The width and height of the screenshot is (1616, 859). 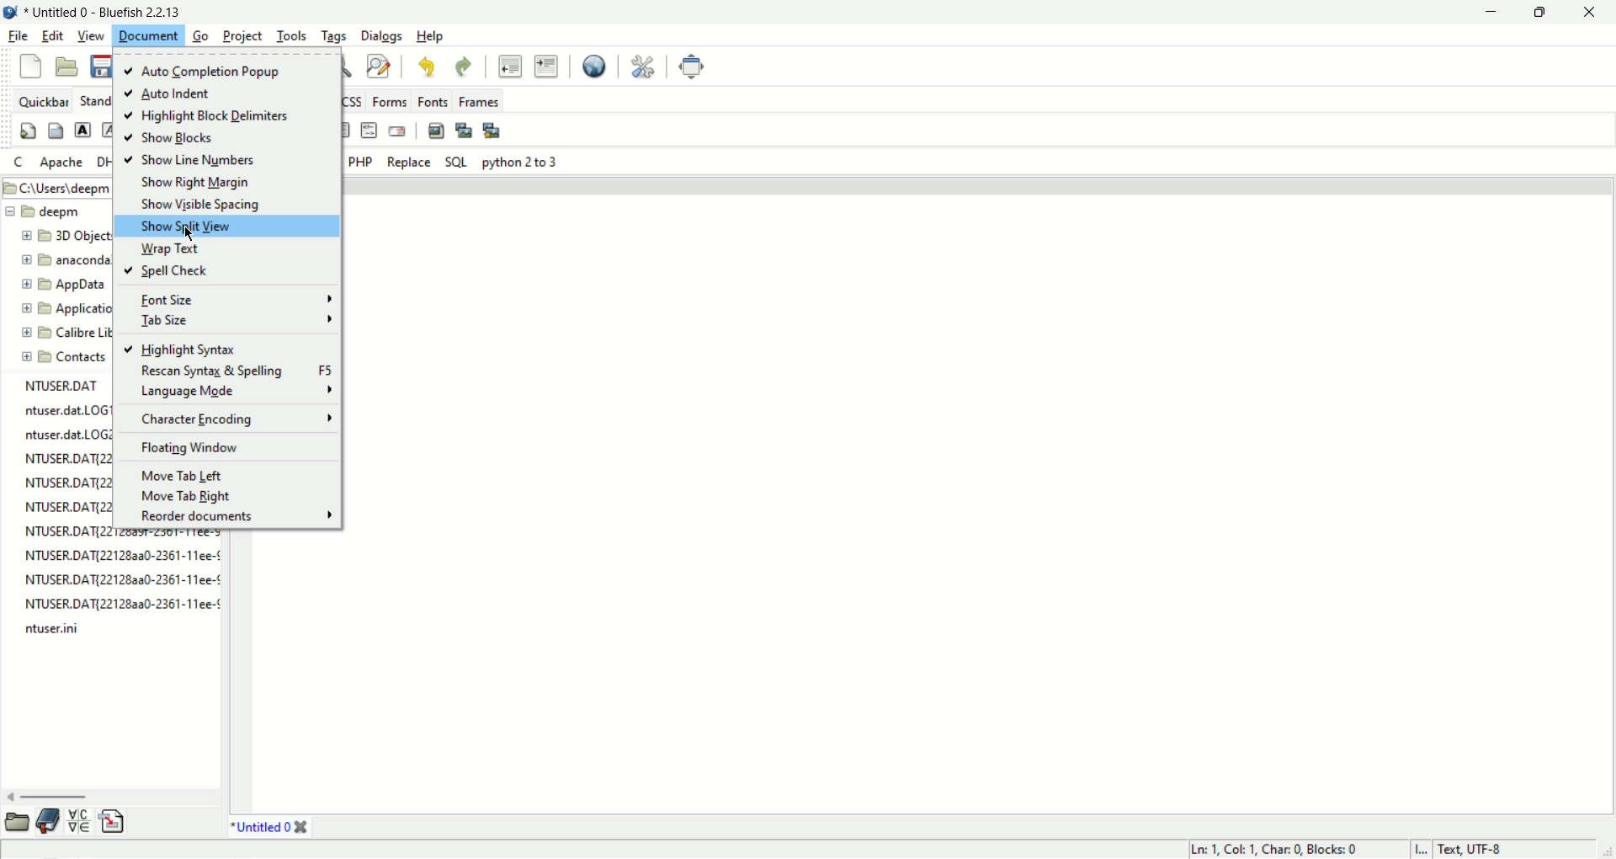 What do you see at coordinates (397, 132) in the screenshot?
I see `email` at bounding box center [397, 132].